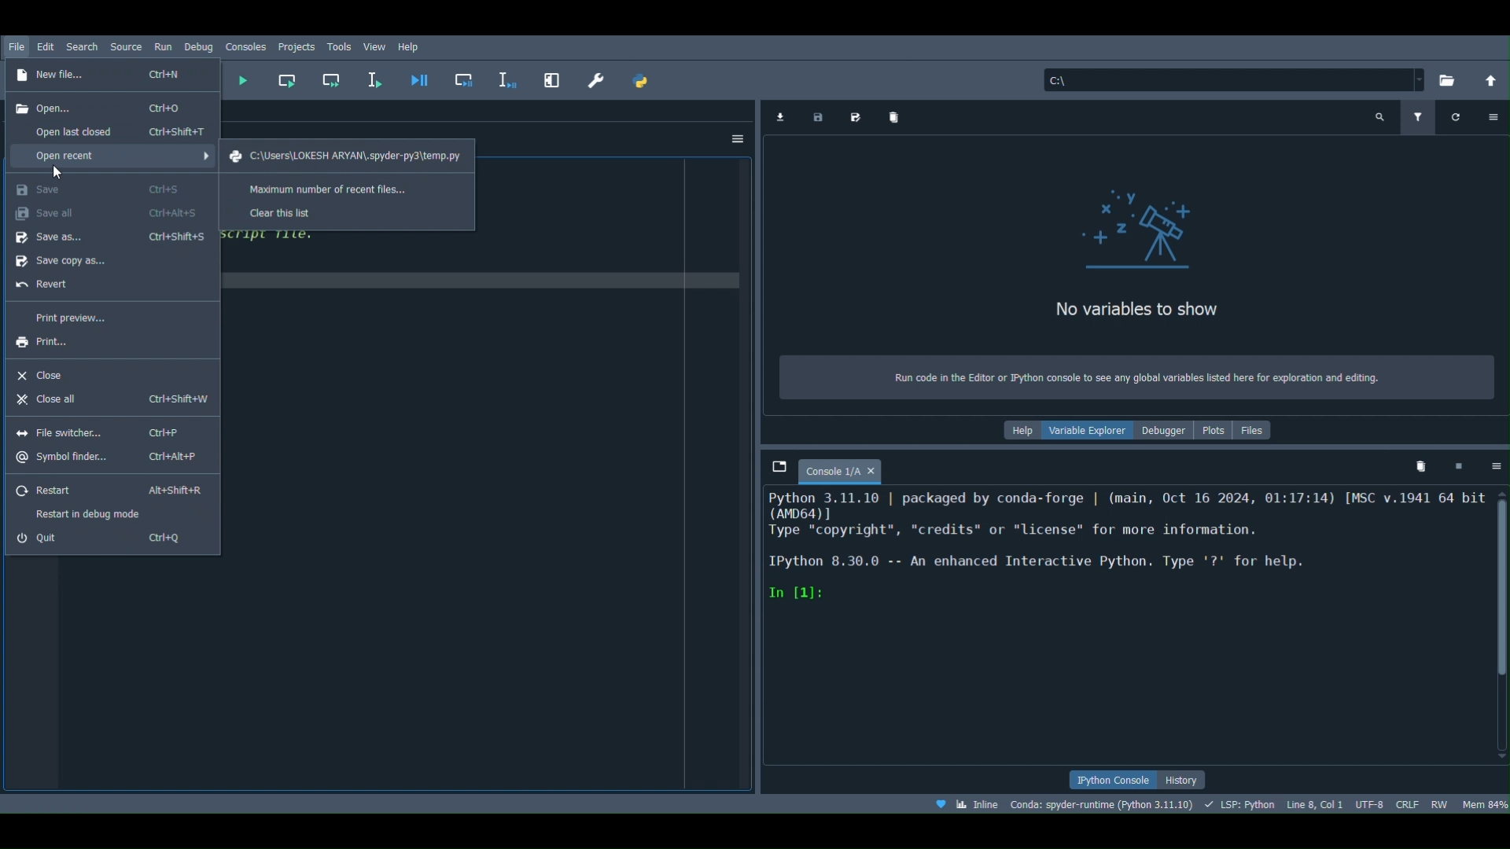 This screenshot has width=1510, height=849. Describe the element at coordinates (1110, 779) in the screenshot. I see `IPython console` at that location.